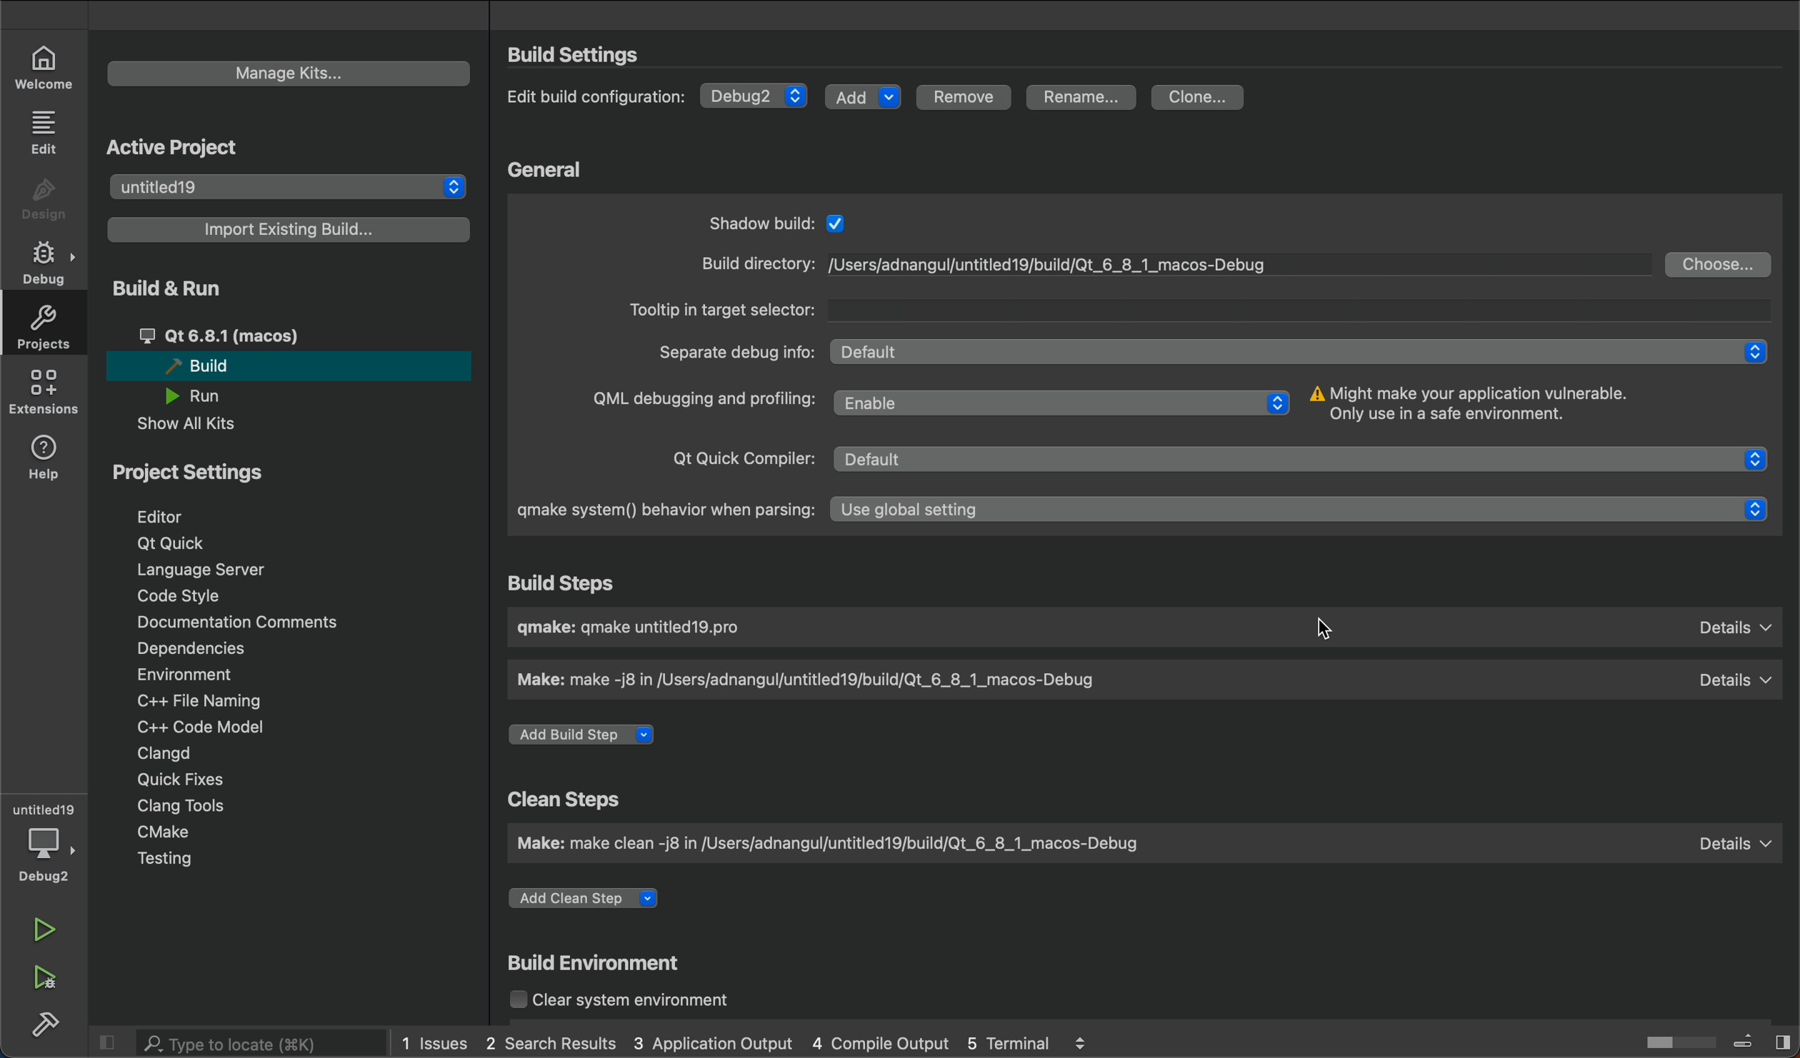  Describe the element at coordinates (41, 327) in the screenshot. I see `projects` at that location.